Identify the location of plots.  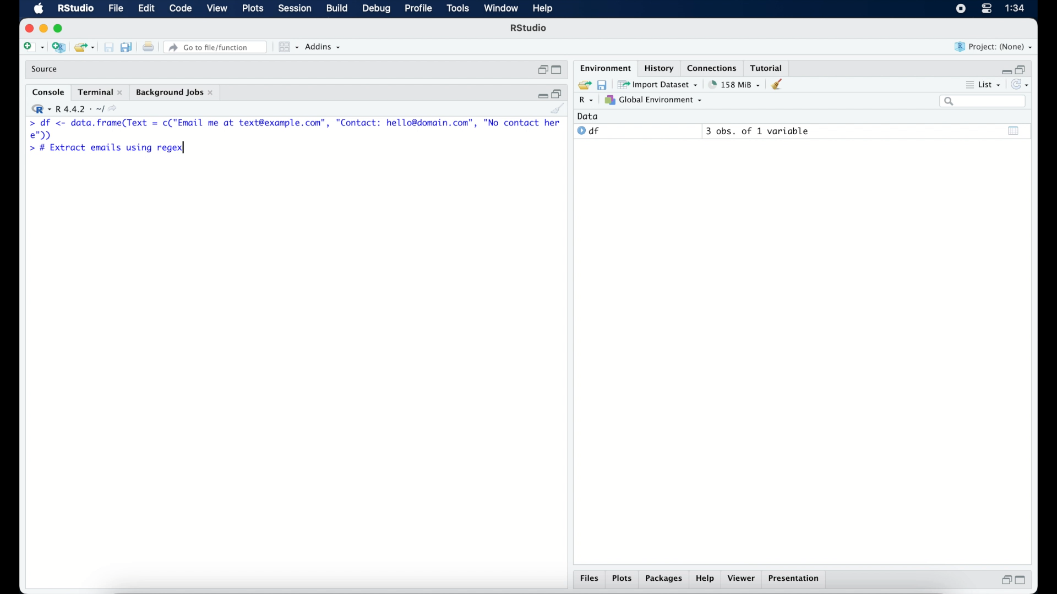
(622, 578).